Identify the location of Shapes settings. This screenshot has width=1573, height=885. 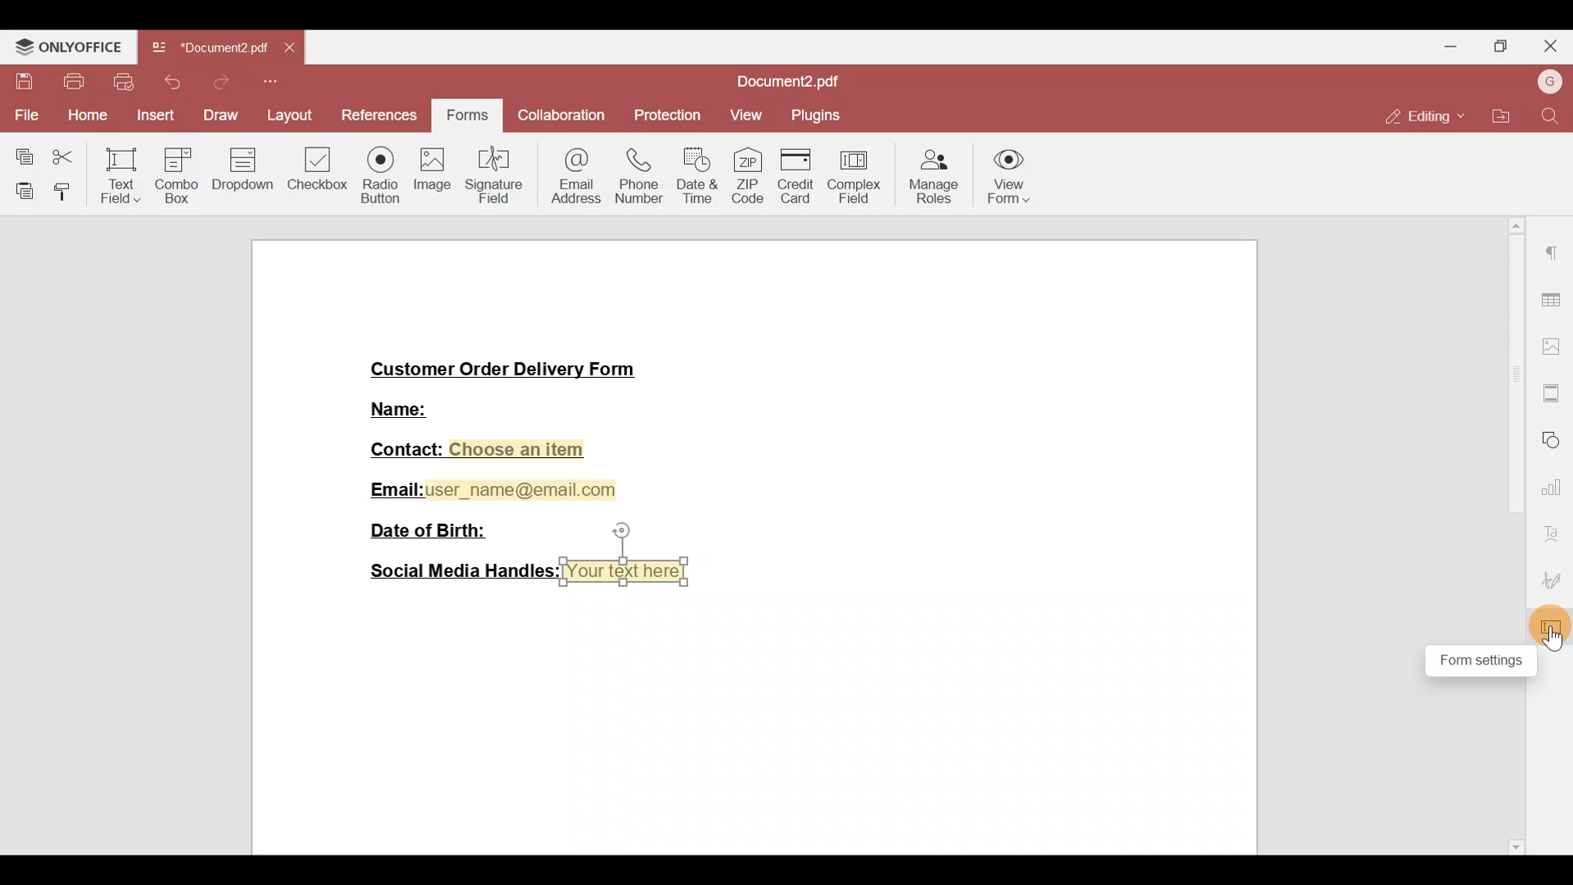
(1557, 440).